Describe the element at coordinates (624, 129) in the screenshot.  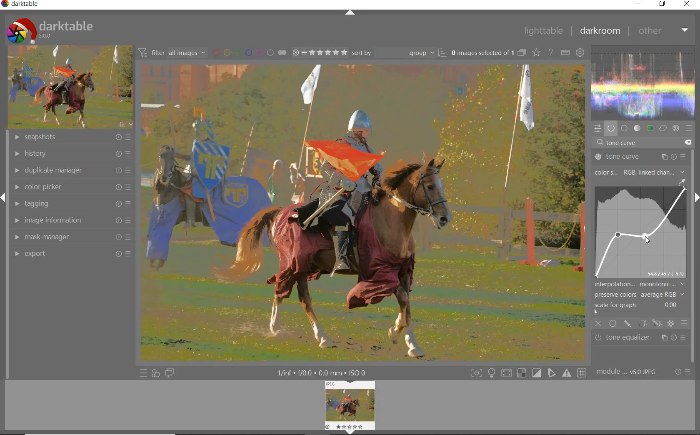
I see `base` at that location.